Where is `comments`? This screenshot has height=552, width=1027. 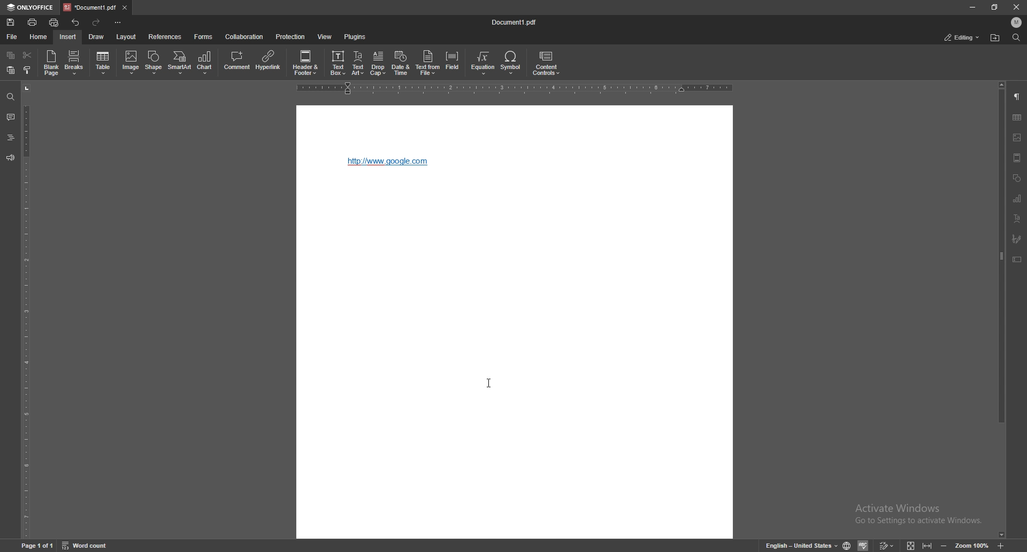
comments is located at coordinates (9, 117).